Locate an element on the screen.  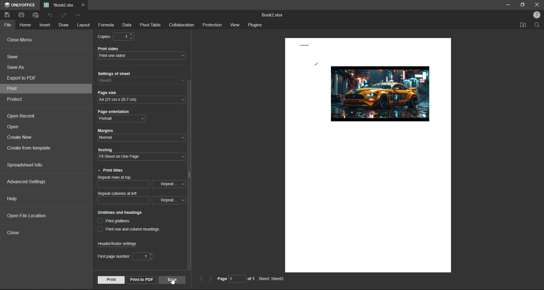
open location is located at coordinates (524, 25).